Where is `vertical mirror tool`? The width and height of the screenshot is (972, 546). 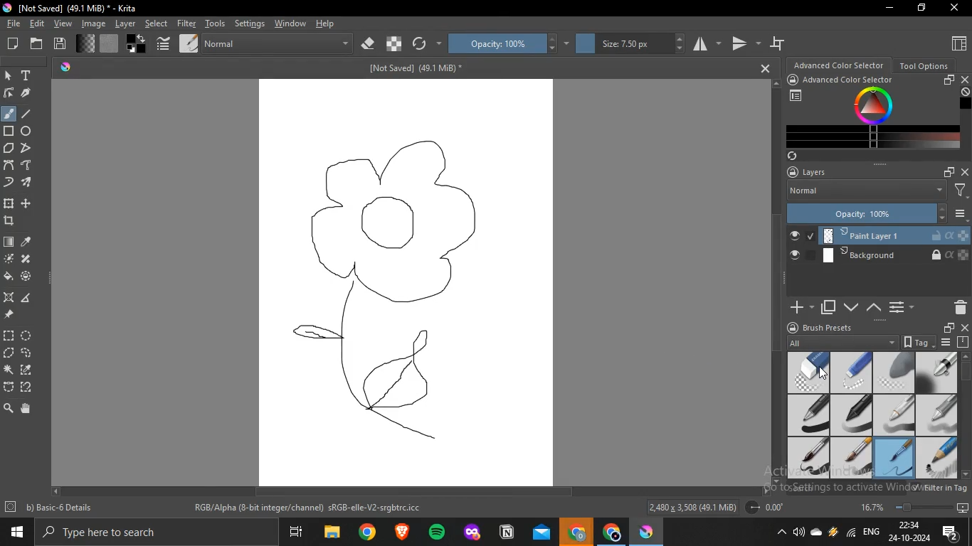
vertical mirror tool is located at coordinates (744, 46).